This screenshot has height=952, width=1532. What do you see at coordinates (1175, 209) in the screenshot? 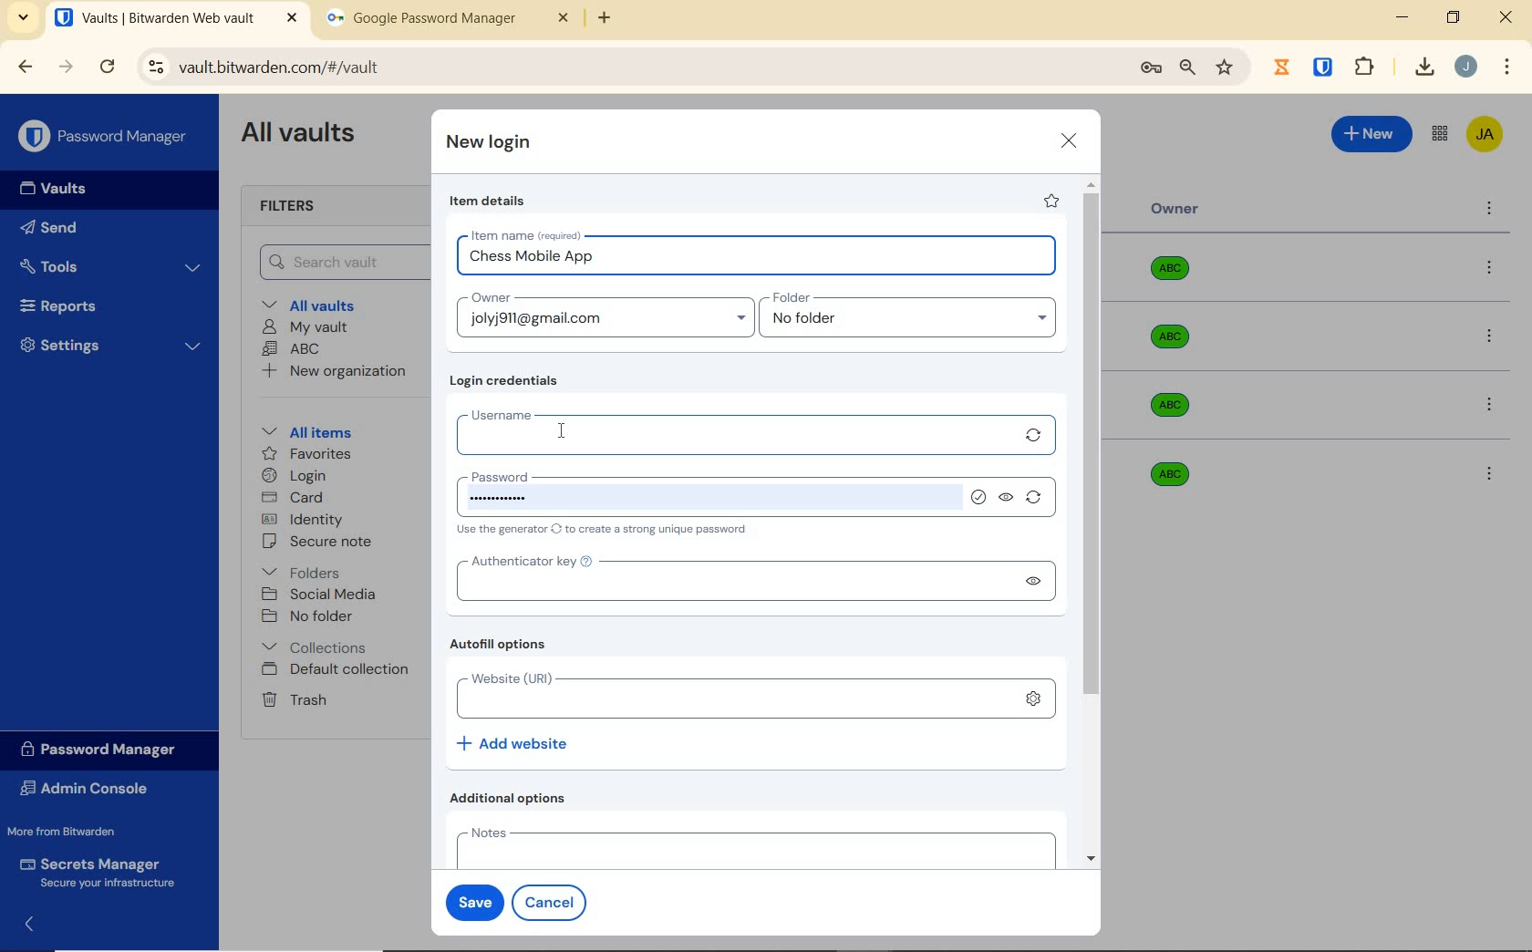
I see `Owner` at bounding box center [1175, 209].